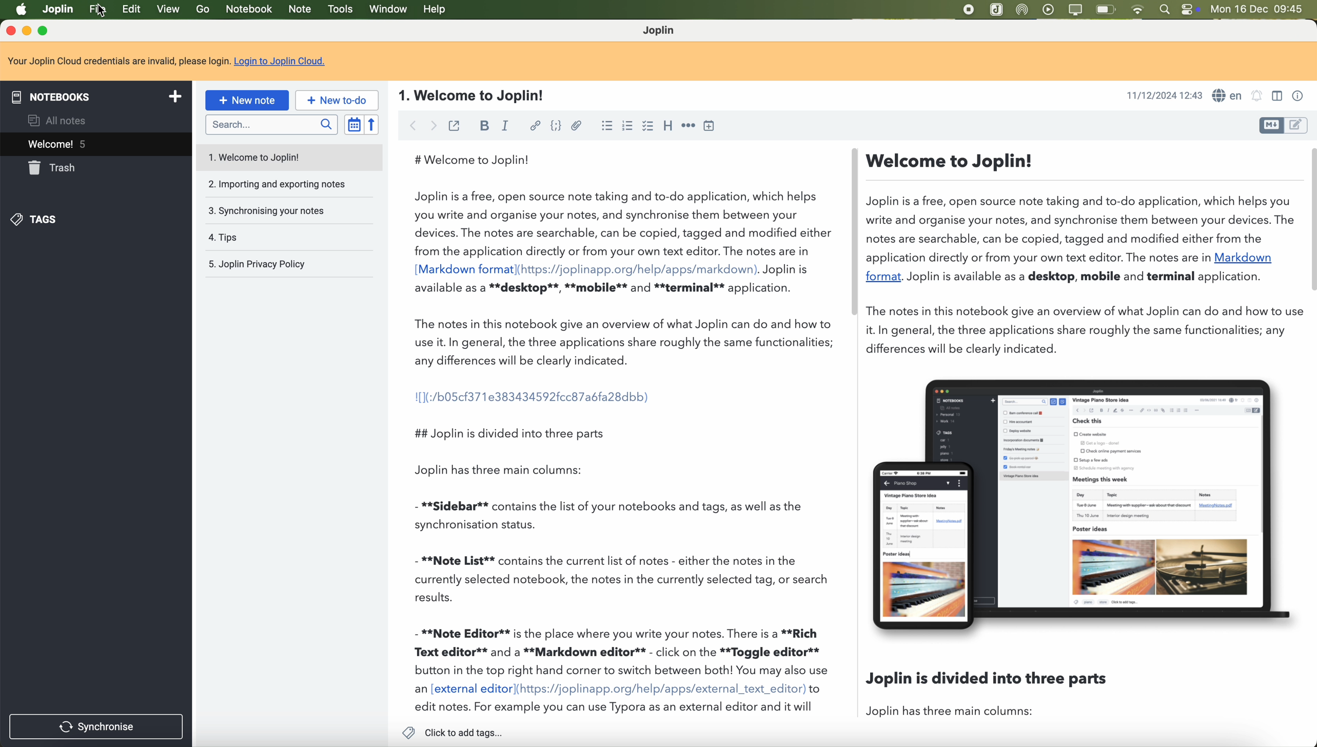  What do you see at coordinates (263, 265) in the screenshot?
I see `5. Joplin Privacy Policy` at bounding box center [263, 265].